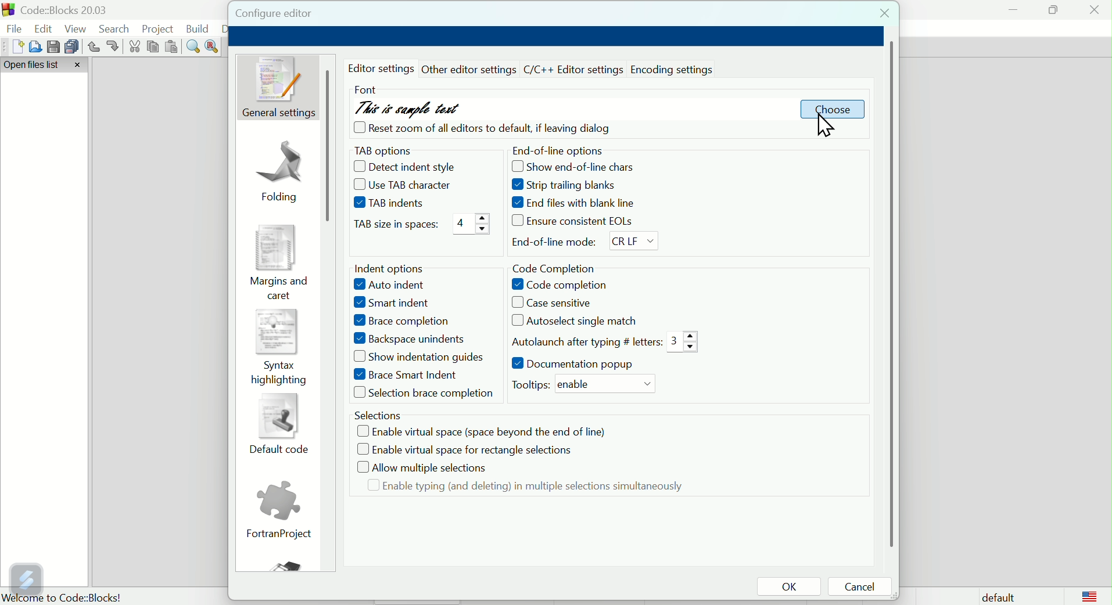 The image size is (1112, 605). Describe the element at coordinates (375, 415) in the screenshot. I see `Selections` at that location.